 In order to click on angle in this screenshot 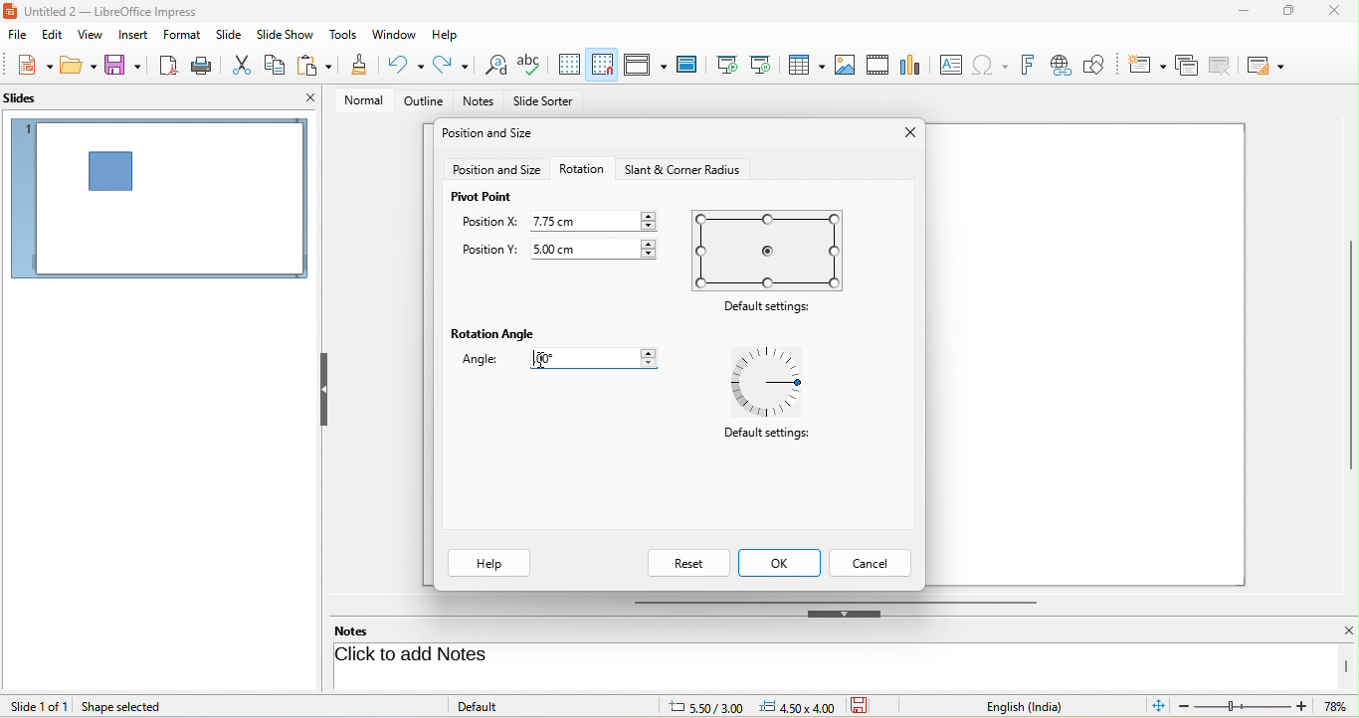, I will do `click(486, 362)`.